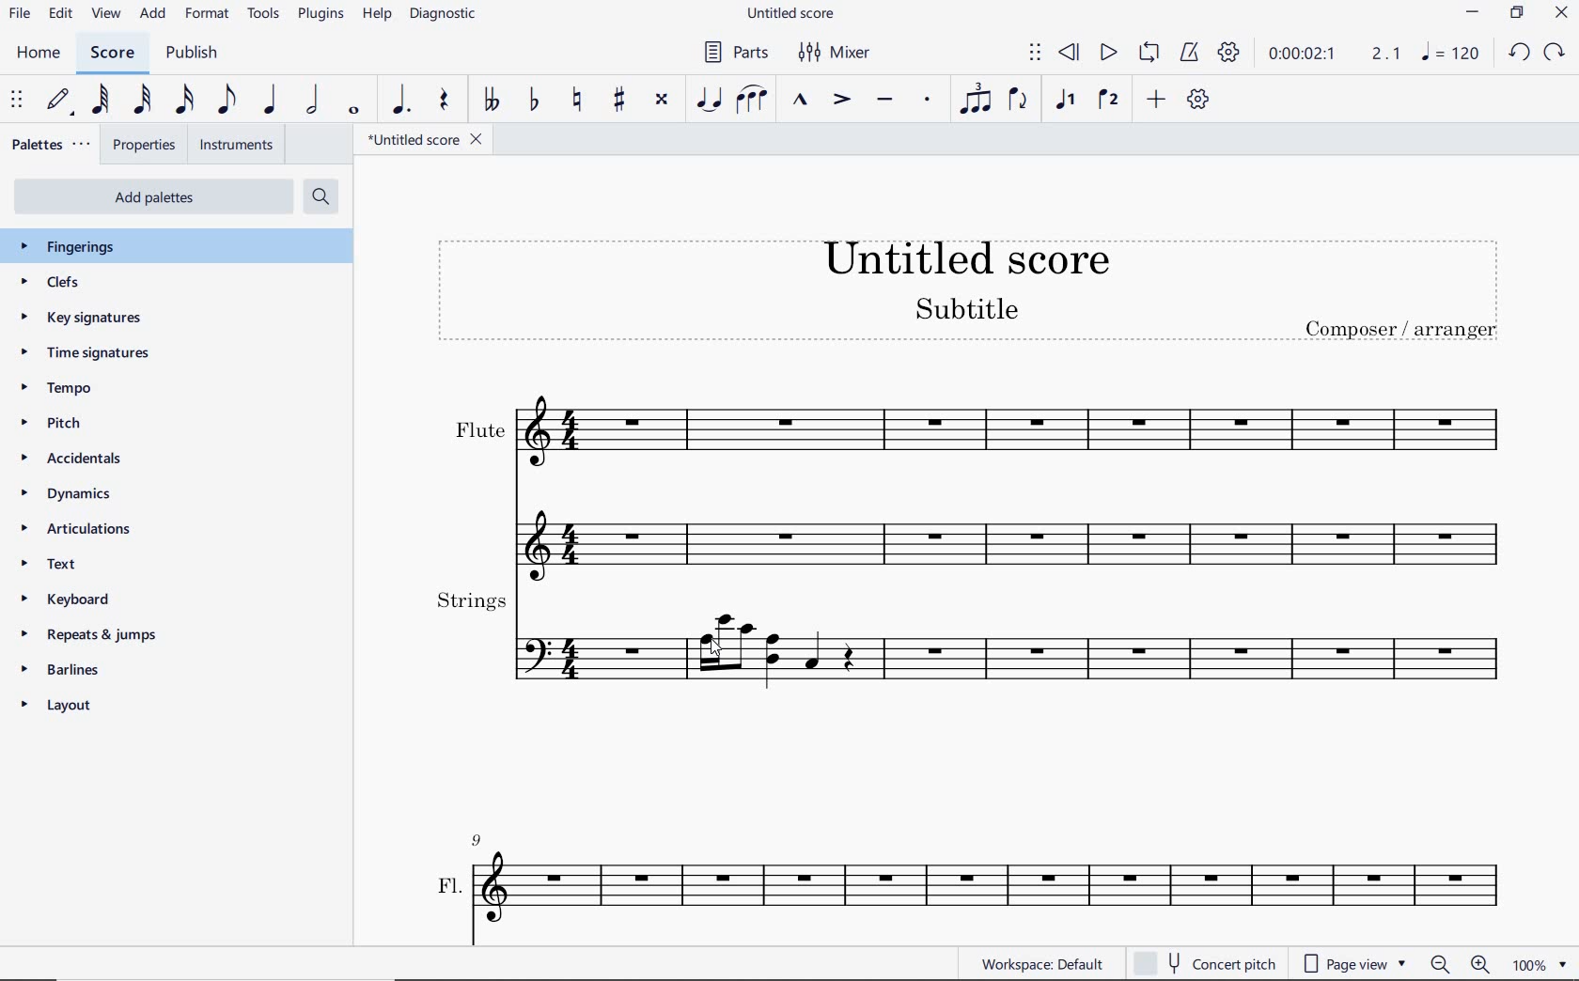 The image size is (1579, 981). Describe the element at coordinates (1554, 54) in the screenshot. I see `REDO` at that location.